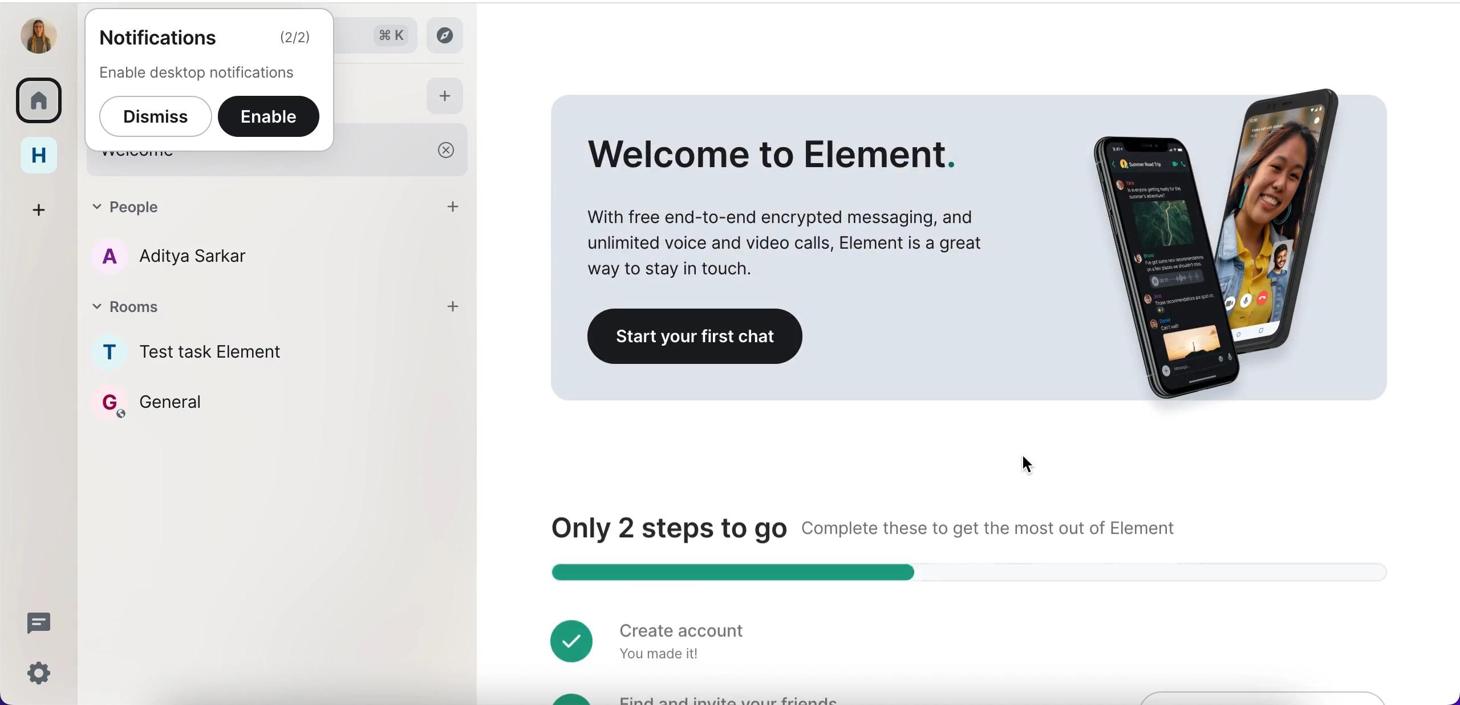  What do you see at coordinates (451, 35) in the screenshot?
I see `explore rooms` at bounding box center [451, 35].